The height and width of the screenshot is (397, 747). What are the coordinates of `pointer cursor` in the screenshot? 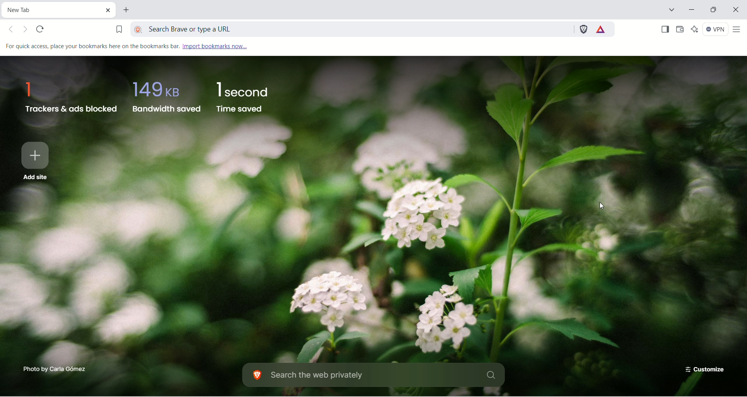 It's located at (596, 207).